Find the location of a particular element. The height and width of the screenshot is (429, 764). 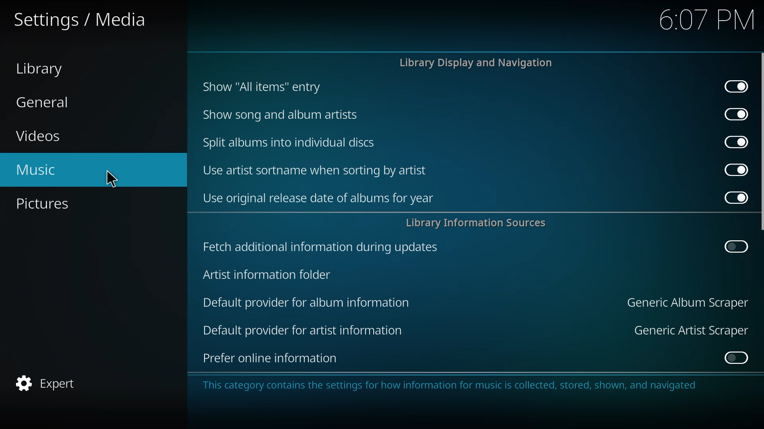

prefer online information is located at coordinates (273, 359).